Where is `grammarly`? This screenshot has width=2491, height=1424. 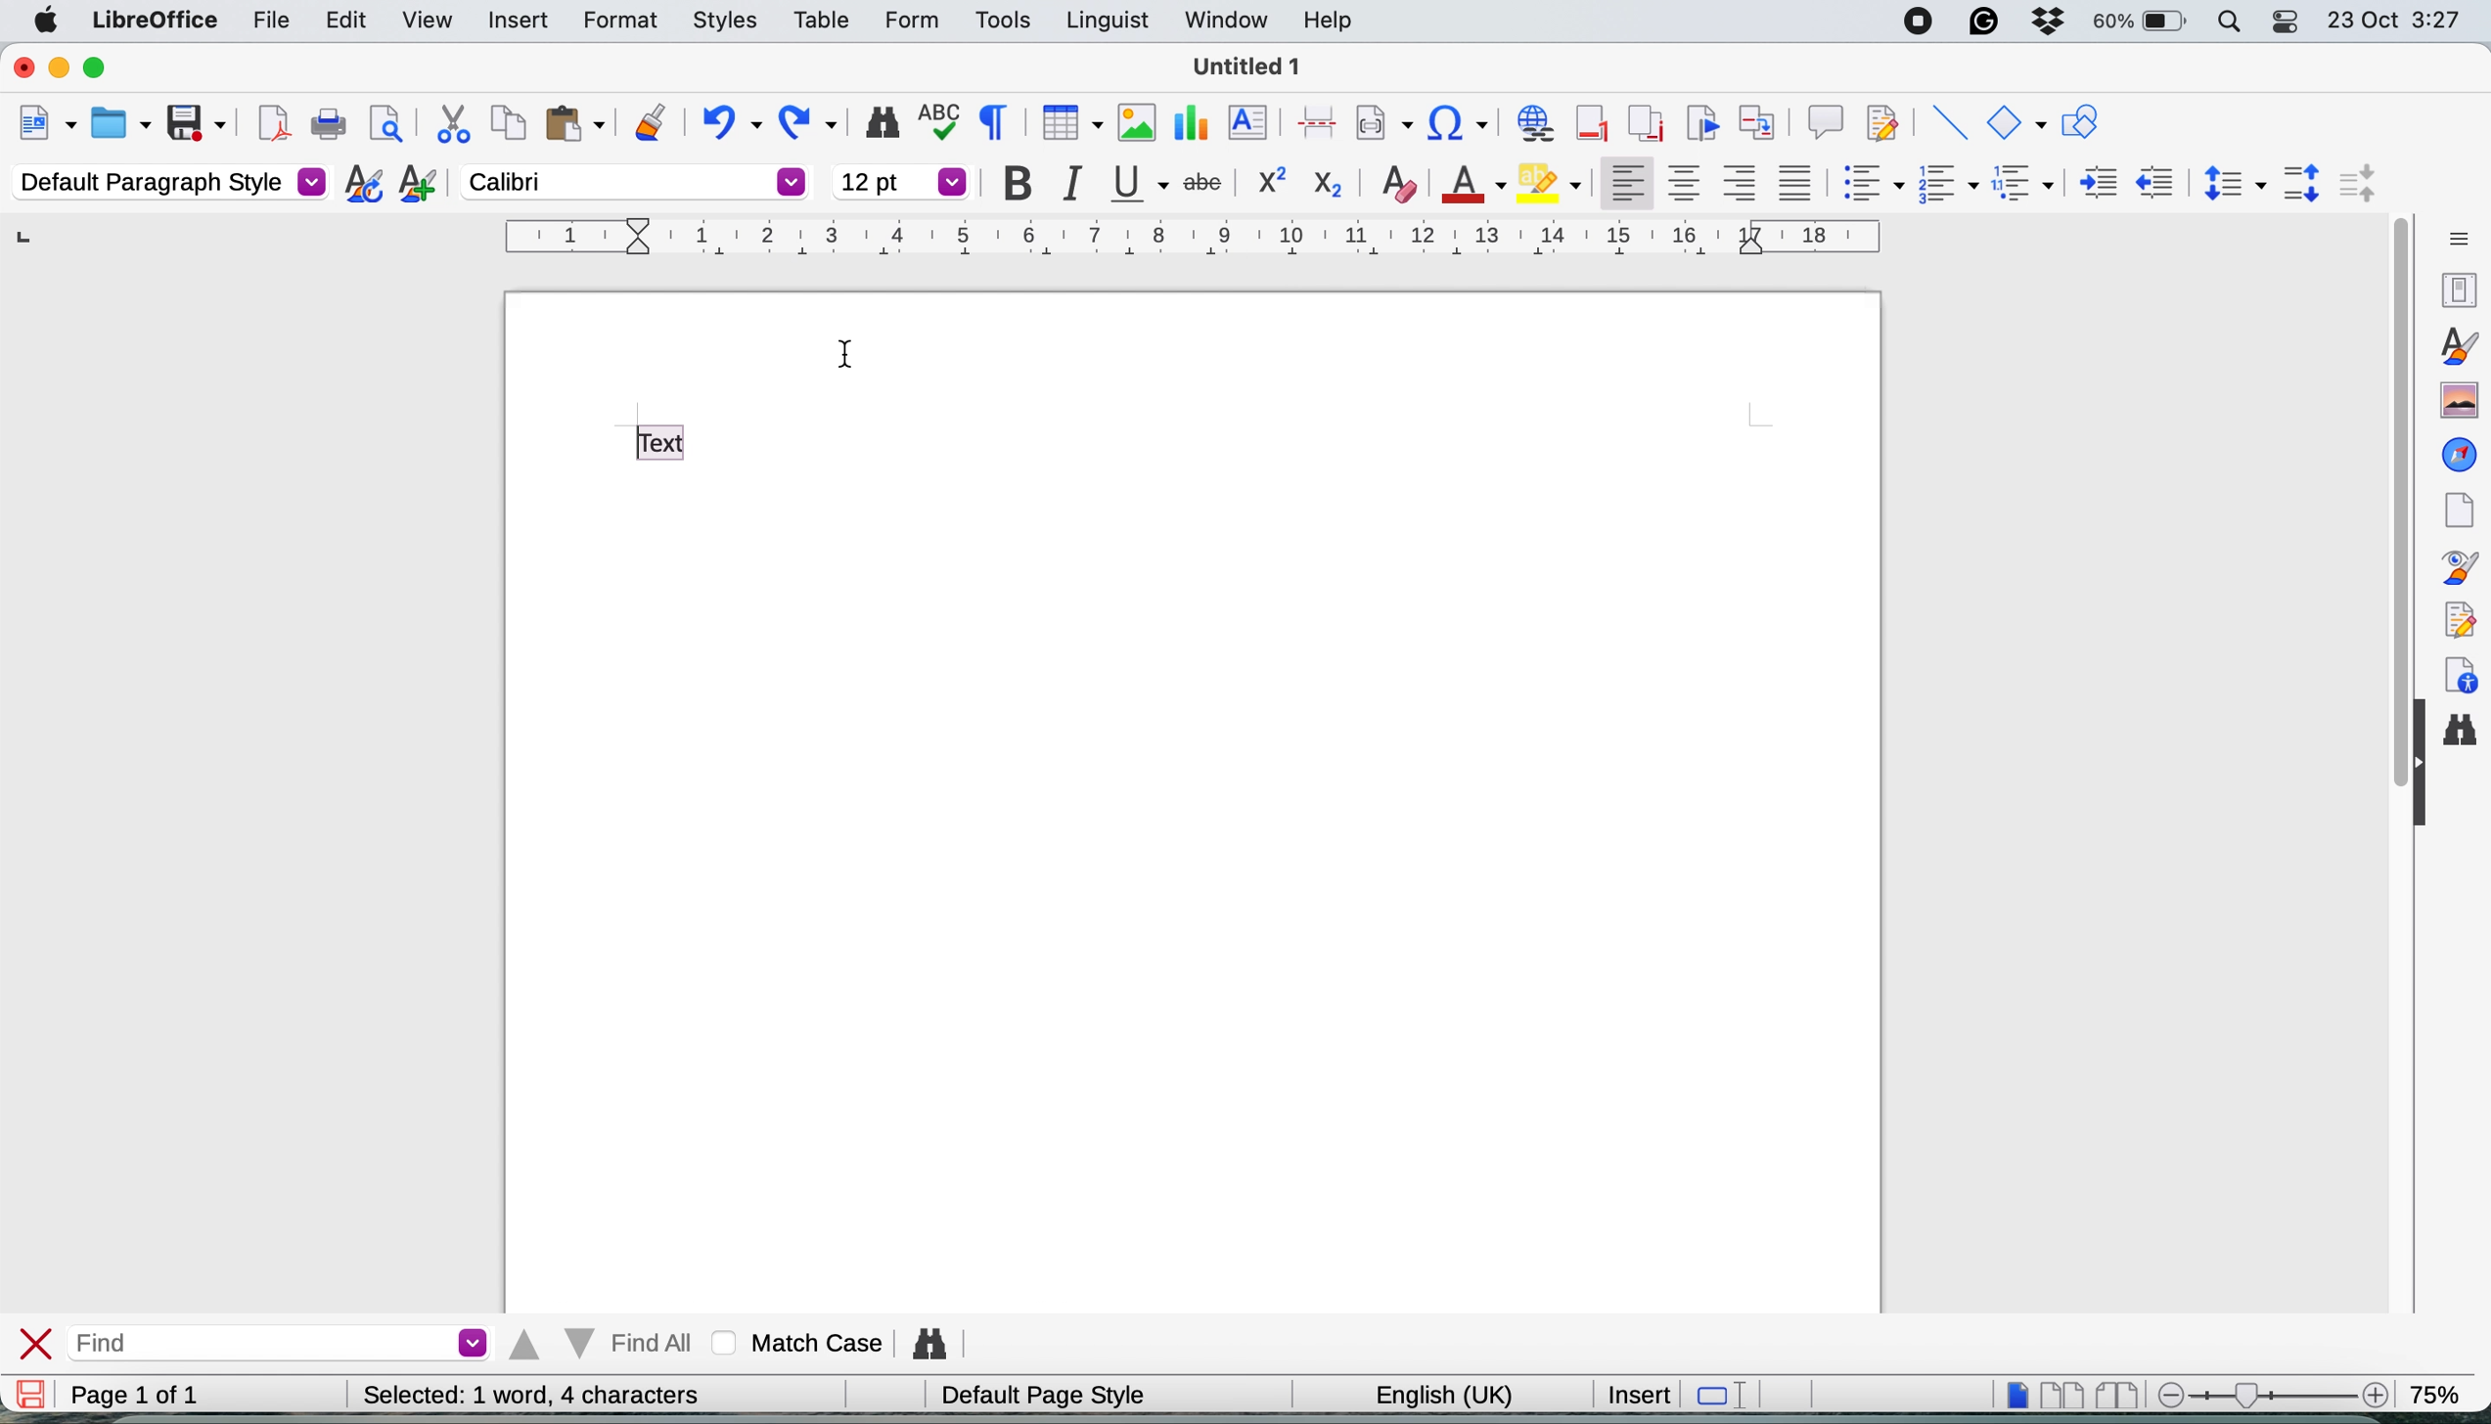
grammarly is located at coordinates (1980, 23).